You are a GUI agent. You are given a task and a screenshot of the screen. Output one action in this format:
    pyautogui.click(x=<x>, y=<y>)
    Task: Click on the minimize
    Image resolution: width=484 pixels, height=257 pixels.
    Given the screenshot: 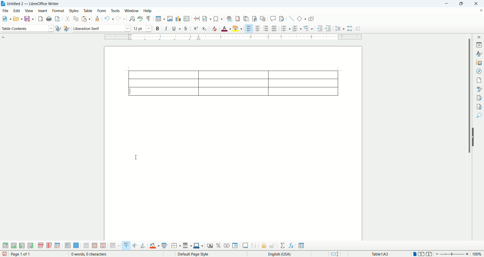 What is the action you would take?
    pyautogui.click(x=445, y=4)
    